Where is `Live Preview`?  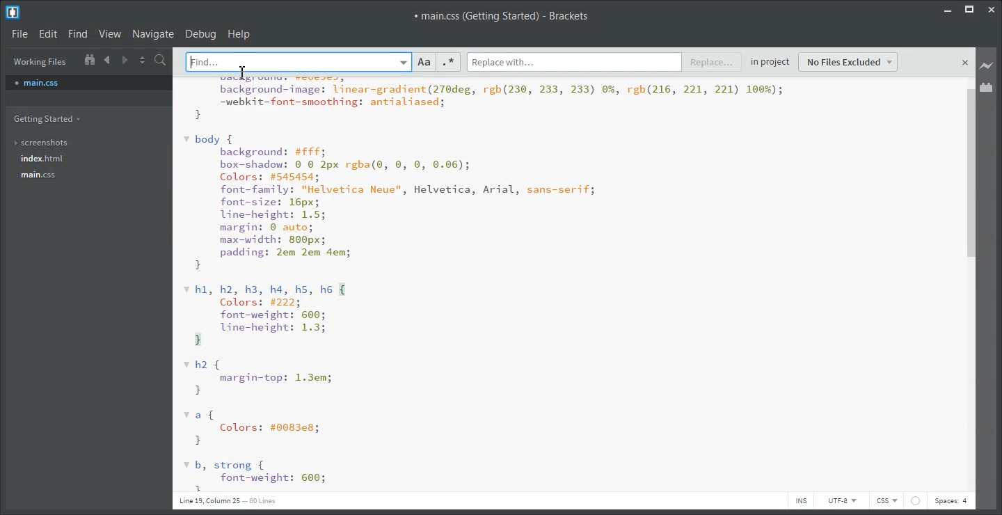 Live Preview is located at coordinates (987, 66).